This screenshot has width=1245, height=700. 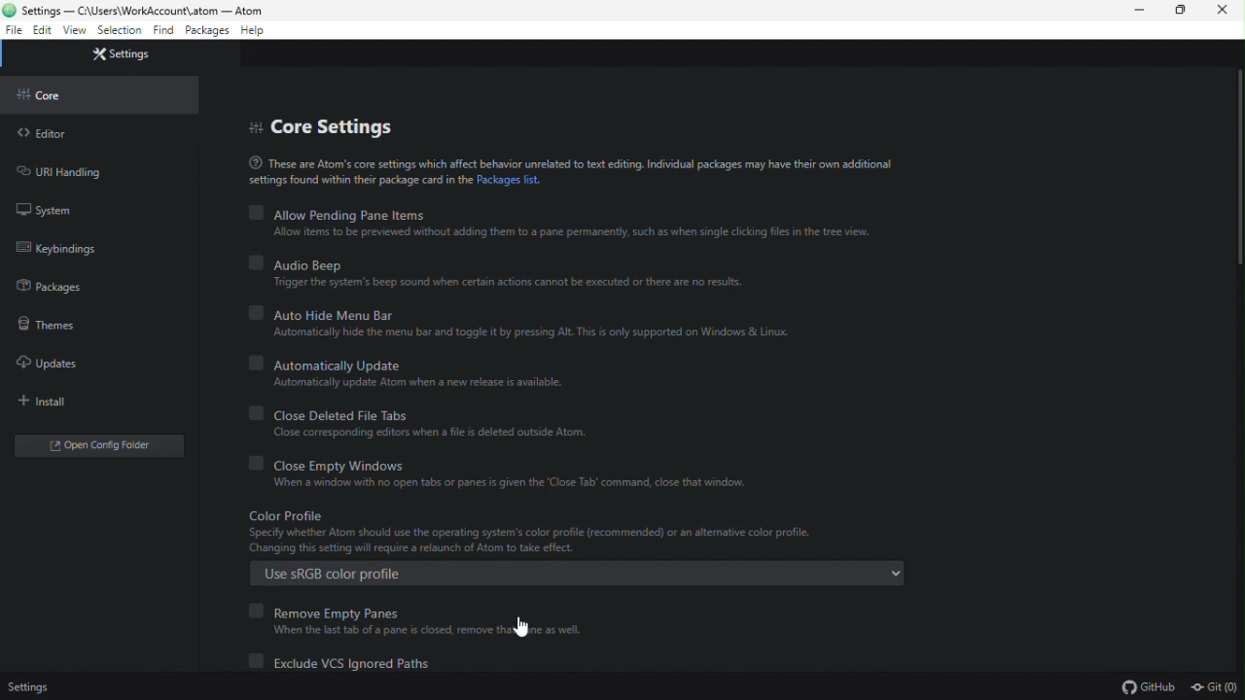 What do you see at coordinates (48, 134) in the screenshot?
I see `editor` at bounding box center [48, 134].